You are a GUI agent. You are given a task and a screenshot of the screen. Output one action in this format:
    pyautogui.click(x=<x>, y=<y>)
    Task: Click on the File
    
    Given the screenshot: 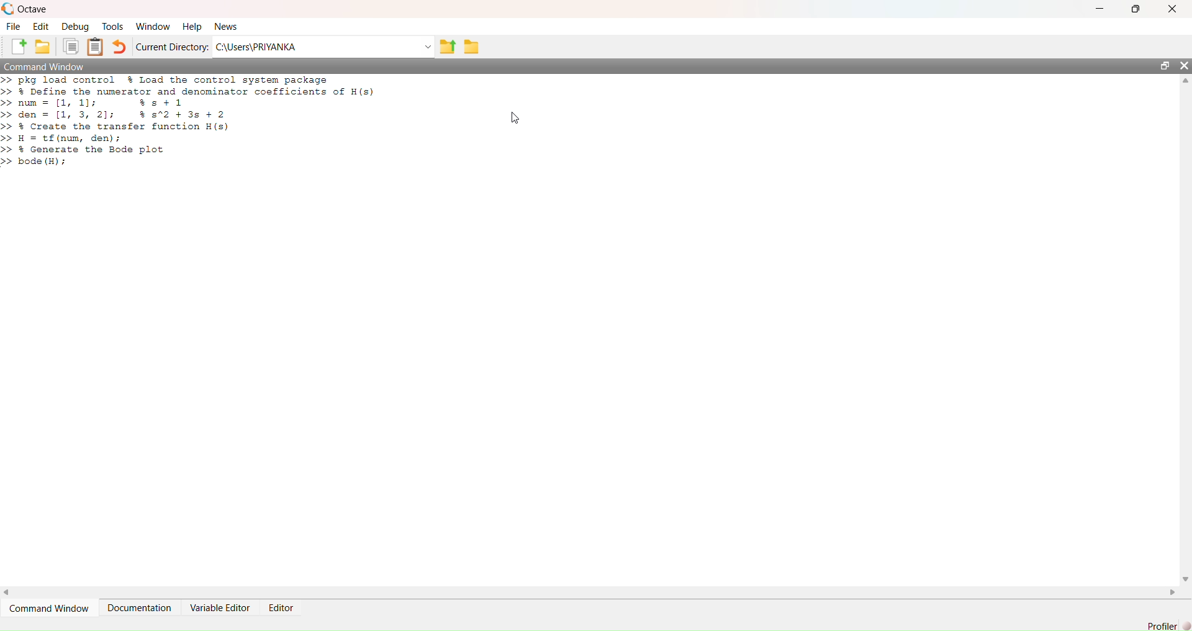 What is the action you would take?
    pyautogui.click(x=14, y=26)
    